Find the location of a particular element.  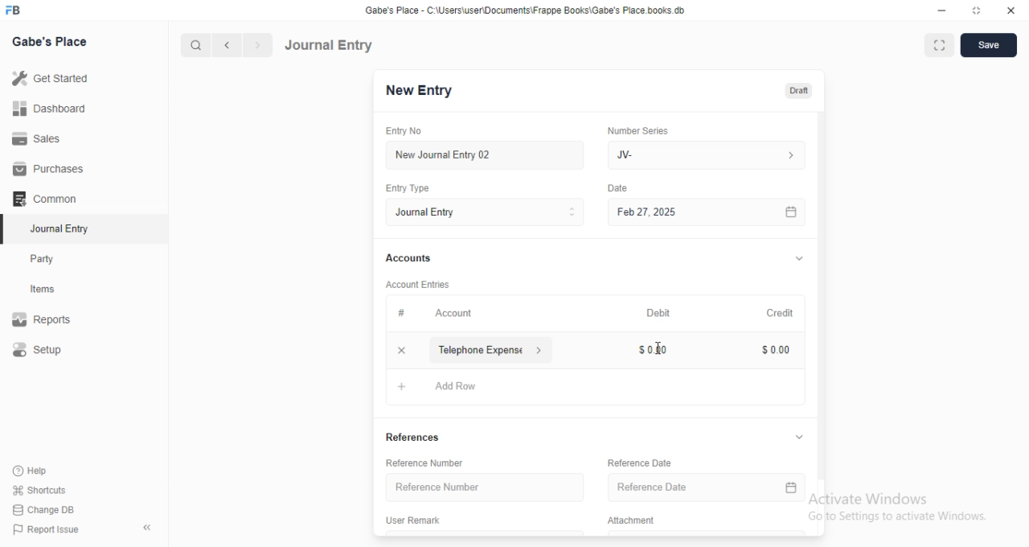

‘Number Series is located at coordinates (638, 130).